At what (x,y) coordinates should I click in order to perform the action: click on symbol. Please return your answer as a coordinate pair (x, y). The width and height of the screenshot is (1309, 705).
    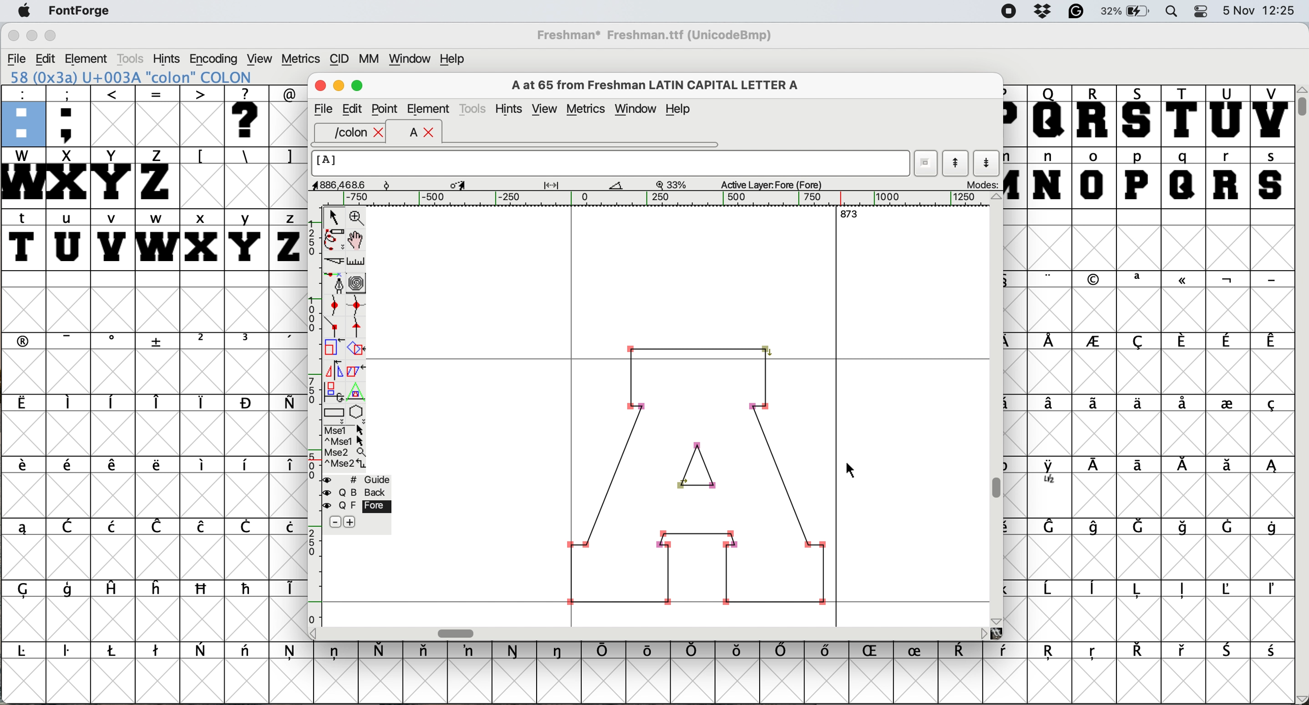
    Looking at the image, I should click on (25, 340).